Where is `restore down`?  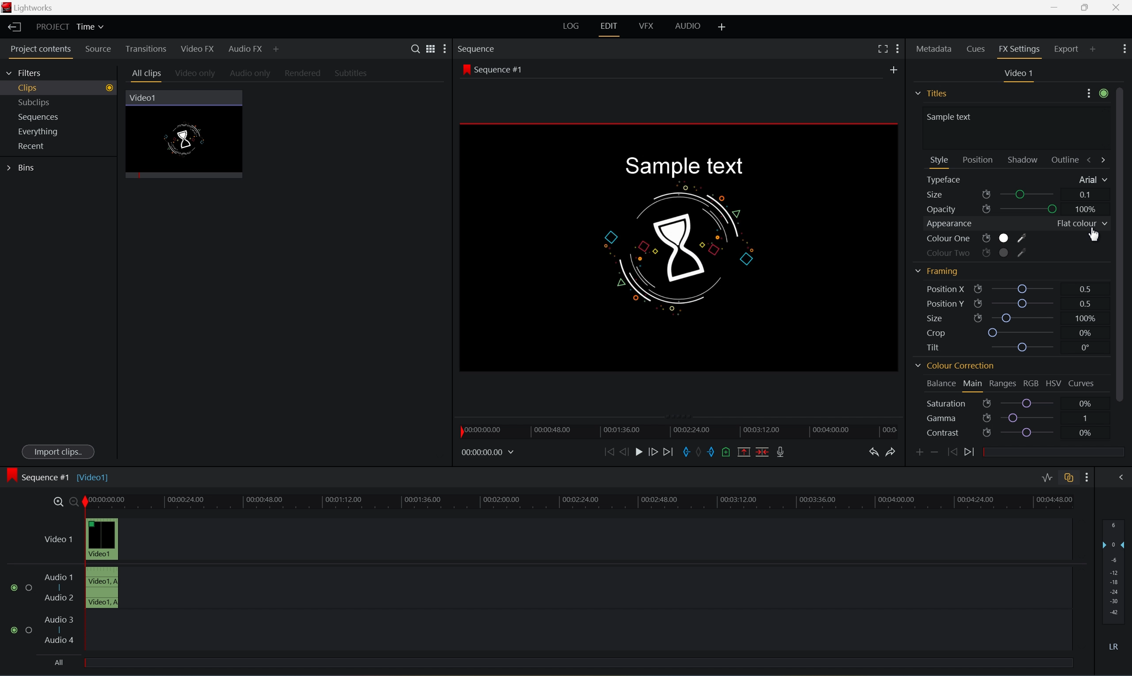 restore down is located at coordinates (1083, 7).